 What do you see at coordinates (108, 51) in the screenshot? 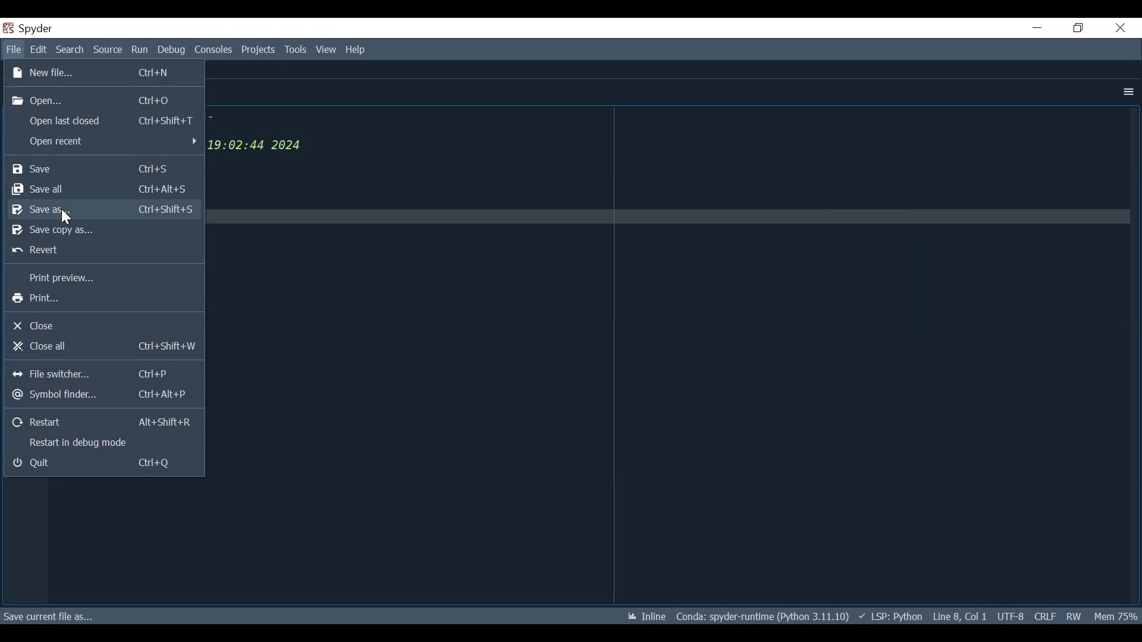
I see `Source` at bounding box center [108, 51].